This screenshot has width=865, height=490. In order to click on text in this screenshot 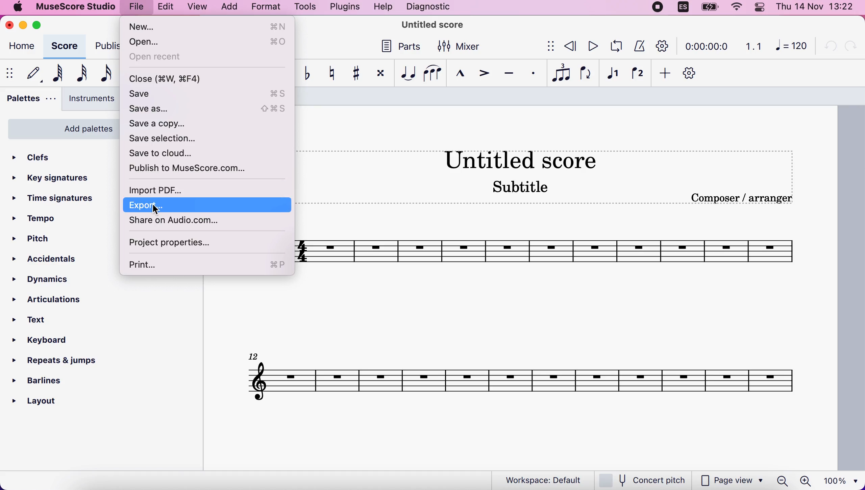, I will do `click(41, 322)`.